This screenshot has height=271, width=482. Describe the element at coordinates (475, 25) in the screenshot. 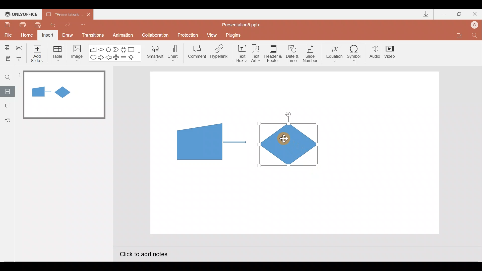

I see `Account name` at that location.